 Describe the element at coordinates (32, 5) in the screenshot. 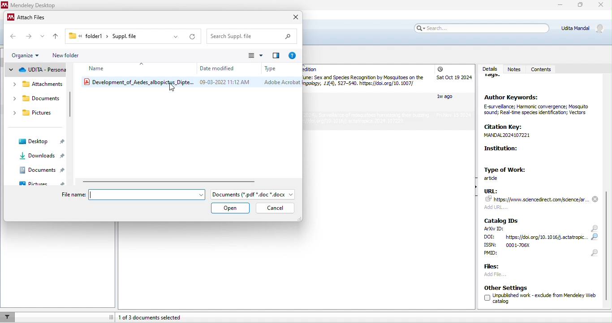

I see `Mendeley Desktop` at that location.